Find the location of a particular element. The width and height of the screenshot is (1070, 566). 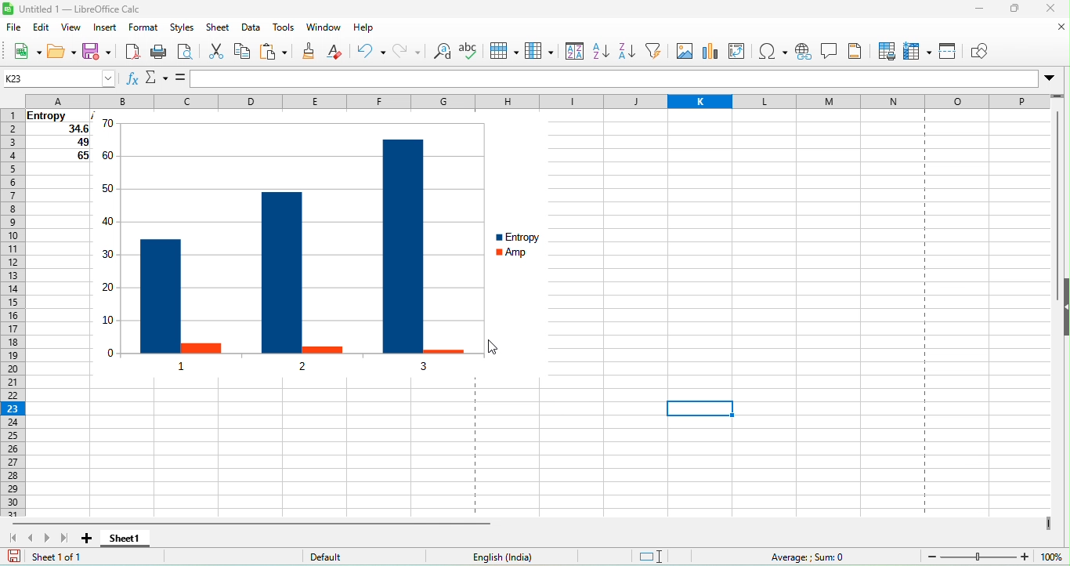

show draw function is located at coordinates (981, 53).